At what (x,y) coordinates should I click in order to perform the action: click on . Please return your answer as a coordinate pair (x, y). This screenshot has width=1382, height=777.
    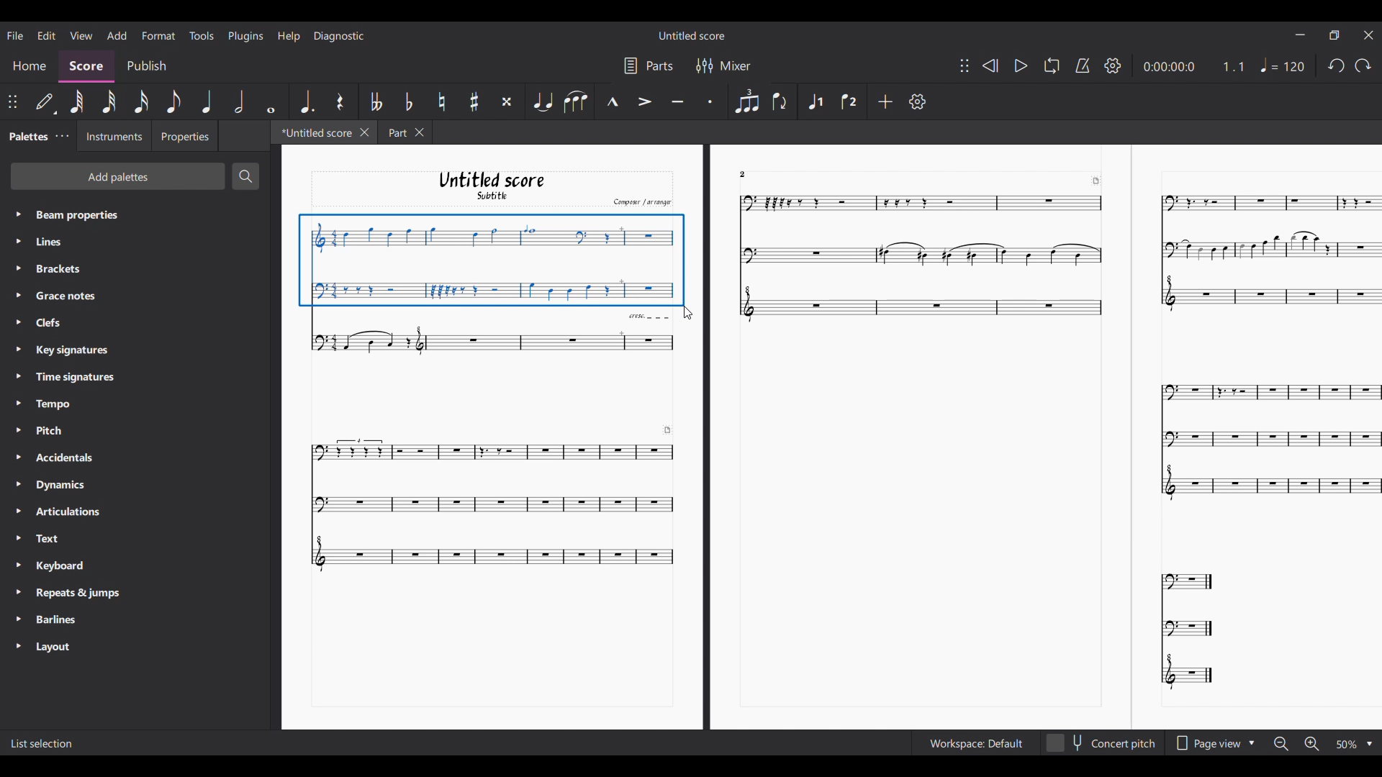
    Looking at the image, I should click on (15, 567).